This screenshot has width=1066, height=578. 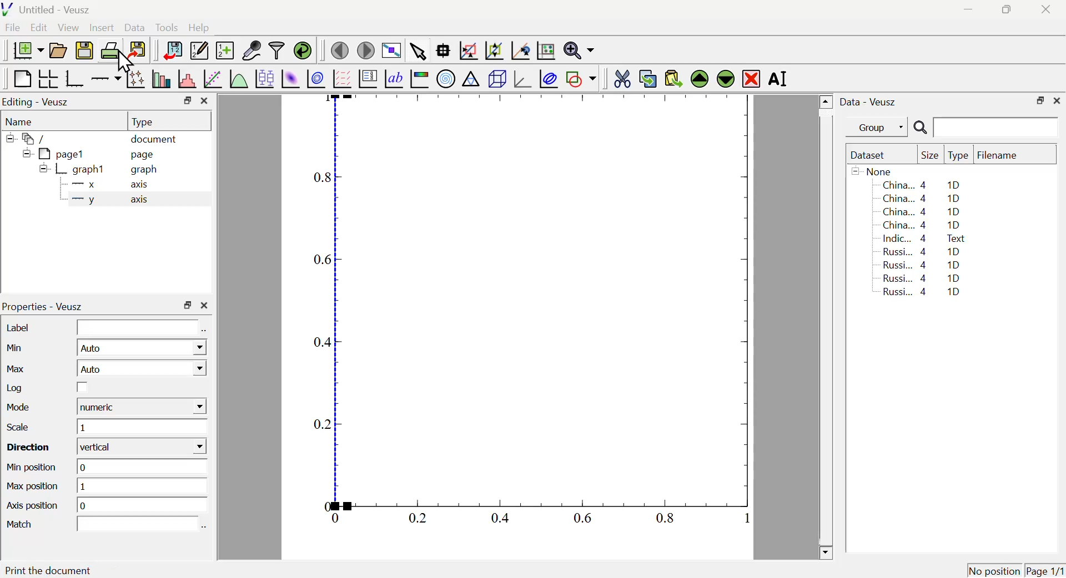 I want to click on File, so click(x=13, y=28).